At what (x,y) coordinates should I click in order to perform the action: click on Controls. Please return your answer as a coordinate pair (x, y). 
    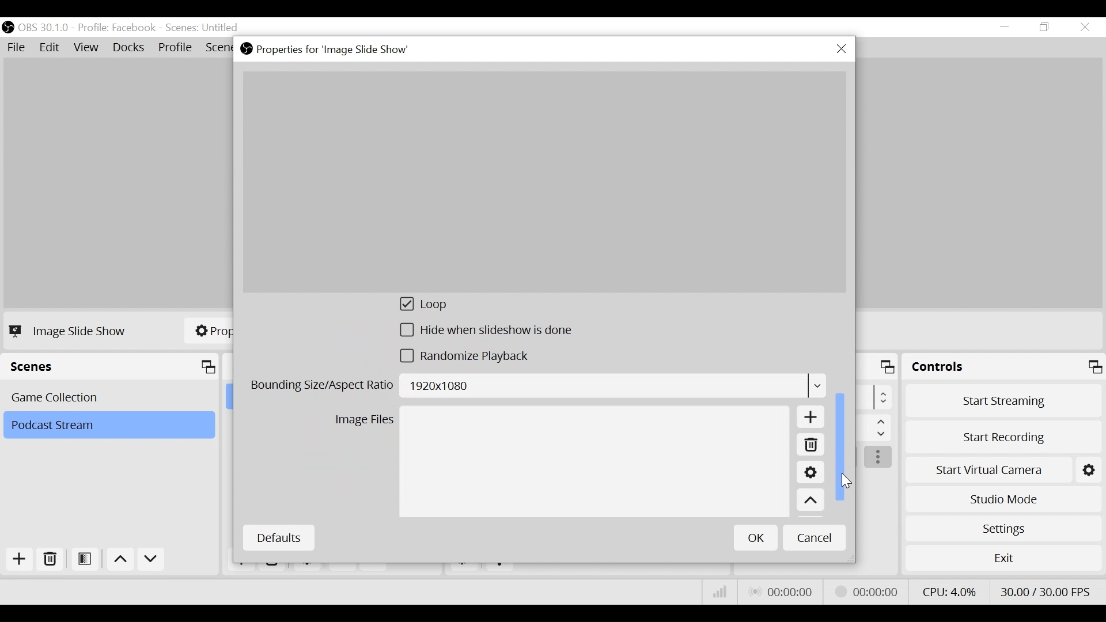
    Looking at the image, I should click on (1003, 369).